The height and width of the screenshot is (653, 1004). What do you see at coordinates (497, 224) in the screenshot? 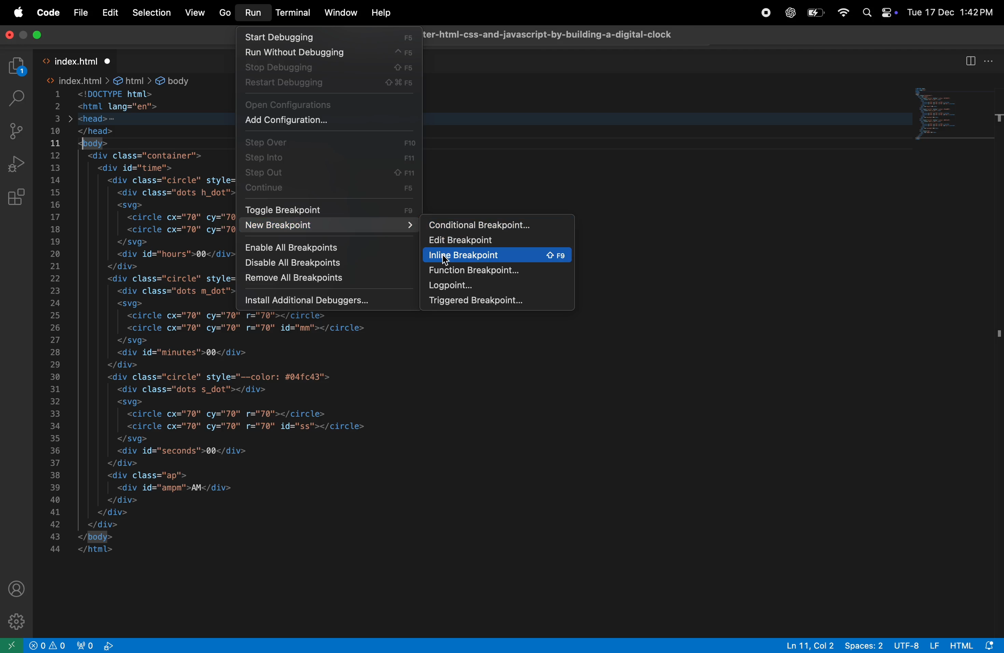
I see `conditional break point` at bounding box center [497, 224].